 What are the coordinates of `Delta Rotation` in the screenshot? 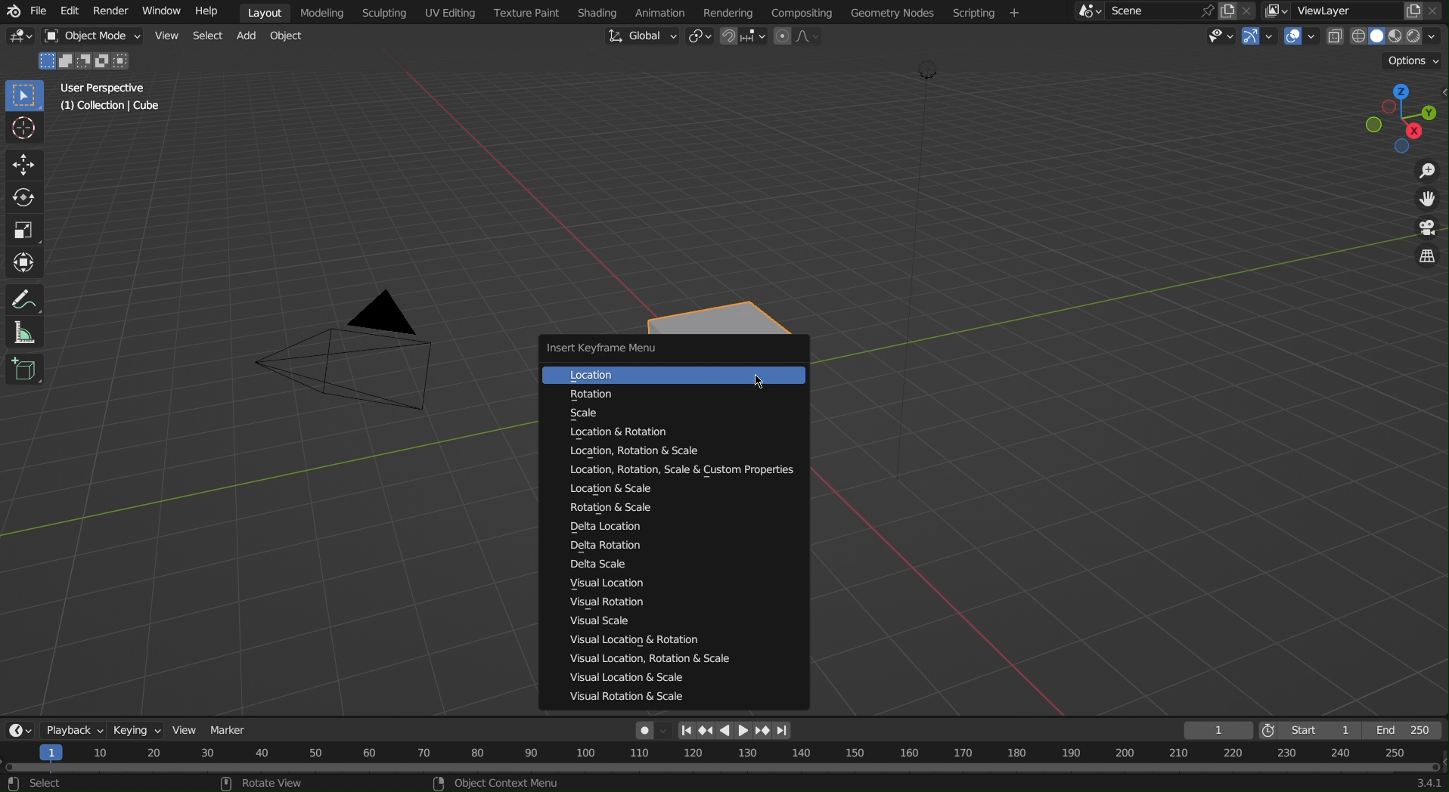 It's located at (596, 545).